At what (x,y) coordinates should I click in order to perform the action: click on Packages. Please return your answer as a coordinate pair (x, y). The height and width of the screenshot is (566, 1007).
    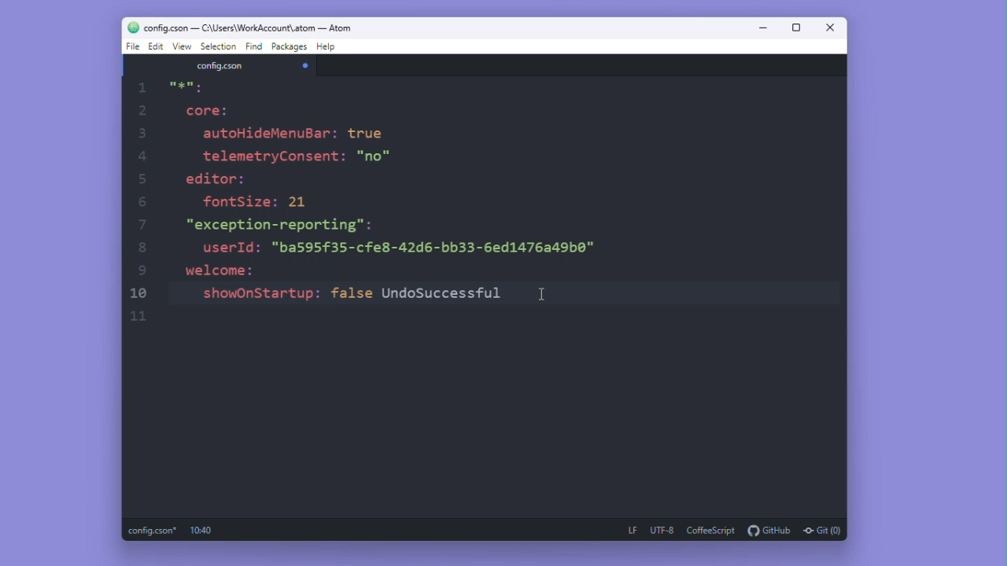
    Looking at the image, I should click on (290, 48).